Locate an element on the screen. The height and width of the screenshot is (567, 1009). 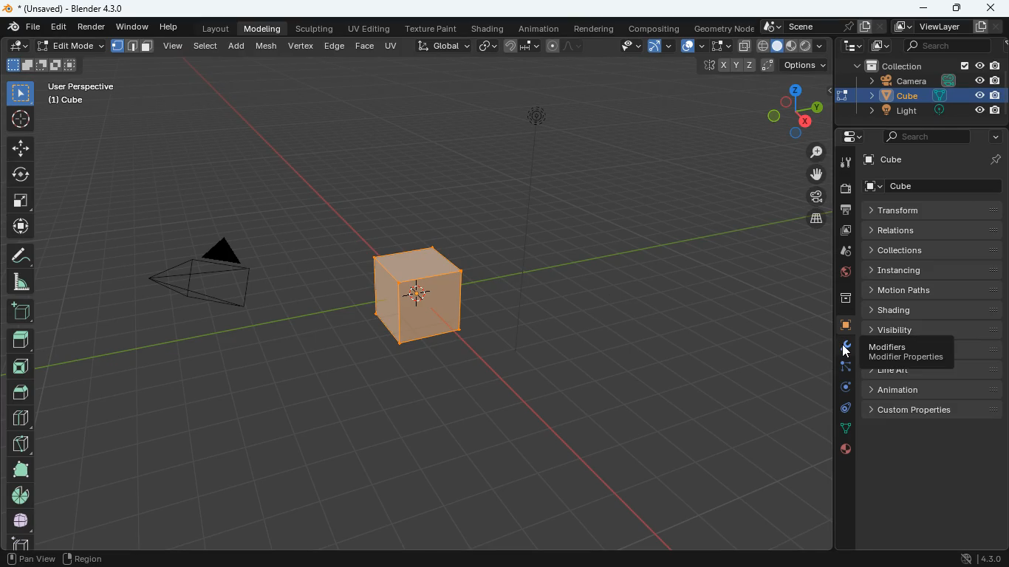
arc is located at coordinates (659, 47).